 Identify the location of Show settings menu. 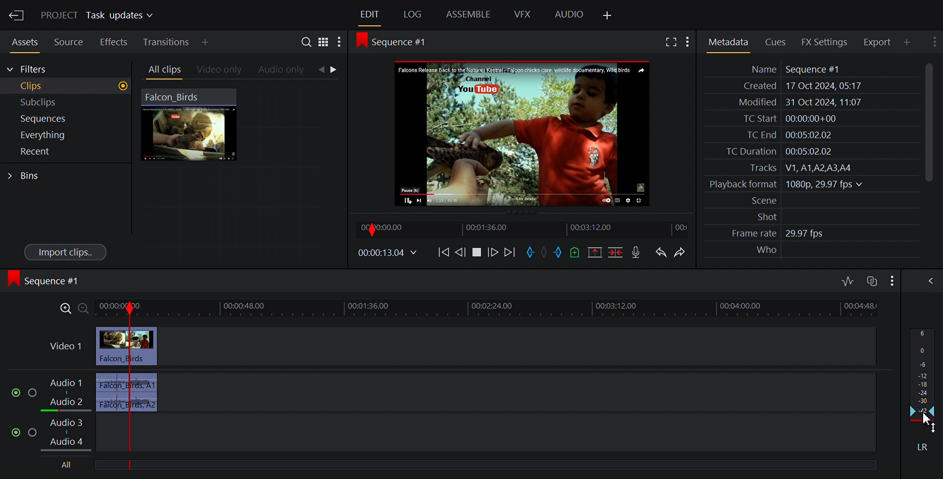
(340, 41).